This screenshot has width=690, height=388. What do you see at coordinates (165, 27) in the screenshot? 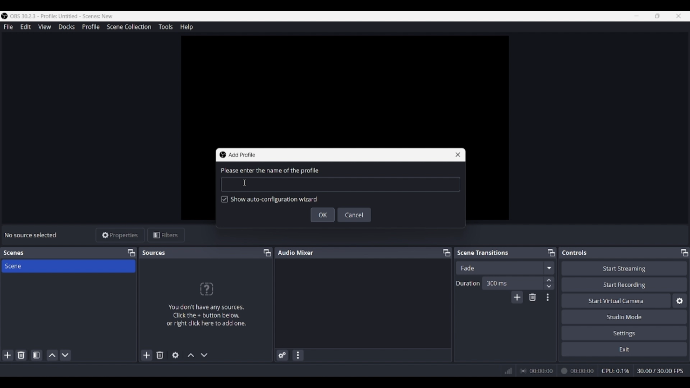
I see `Tools menu` at bounding box center [165, 27].